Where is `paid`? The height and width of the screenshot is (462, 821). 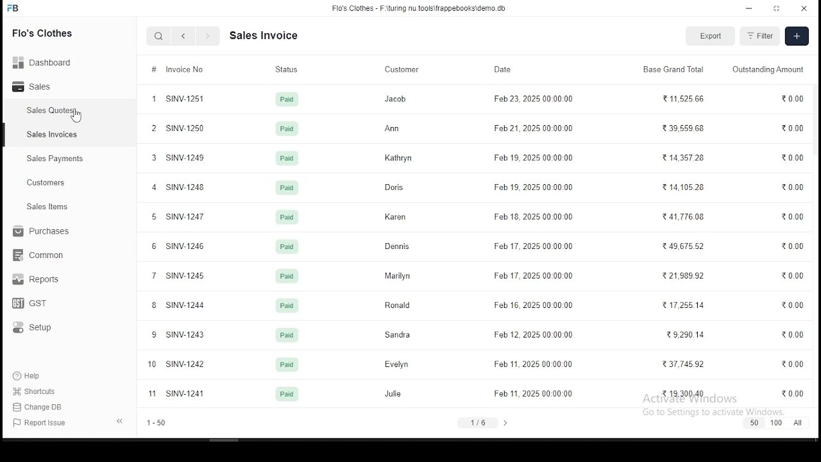
paid is located at coordinates (287, 128).